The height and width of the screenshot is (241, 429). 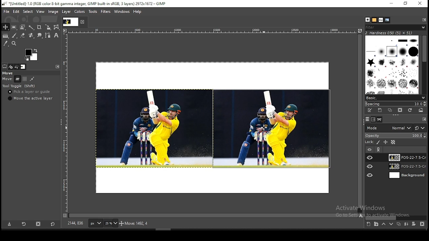 What do you see at coordinates (369, 149) in the screenshot?
I see `layer visibility on/off` at bounding box center [369, 149].